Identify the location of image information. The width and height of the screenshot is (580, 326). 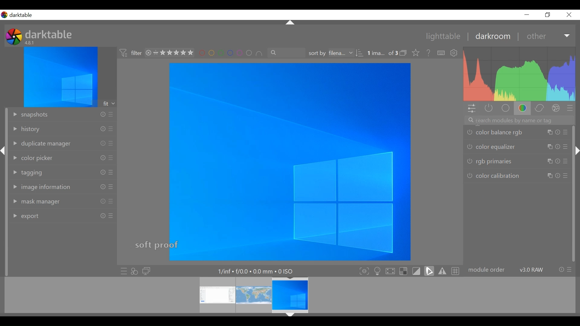
(42, 187).